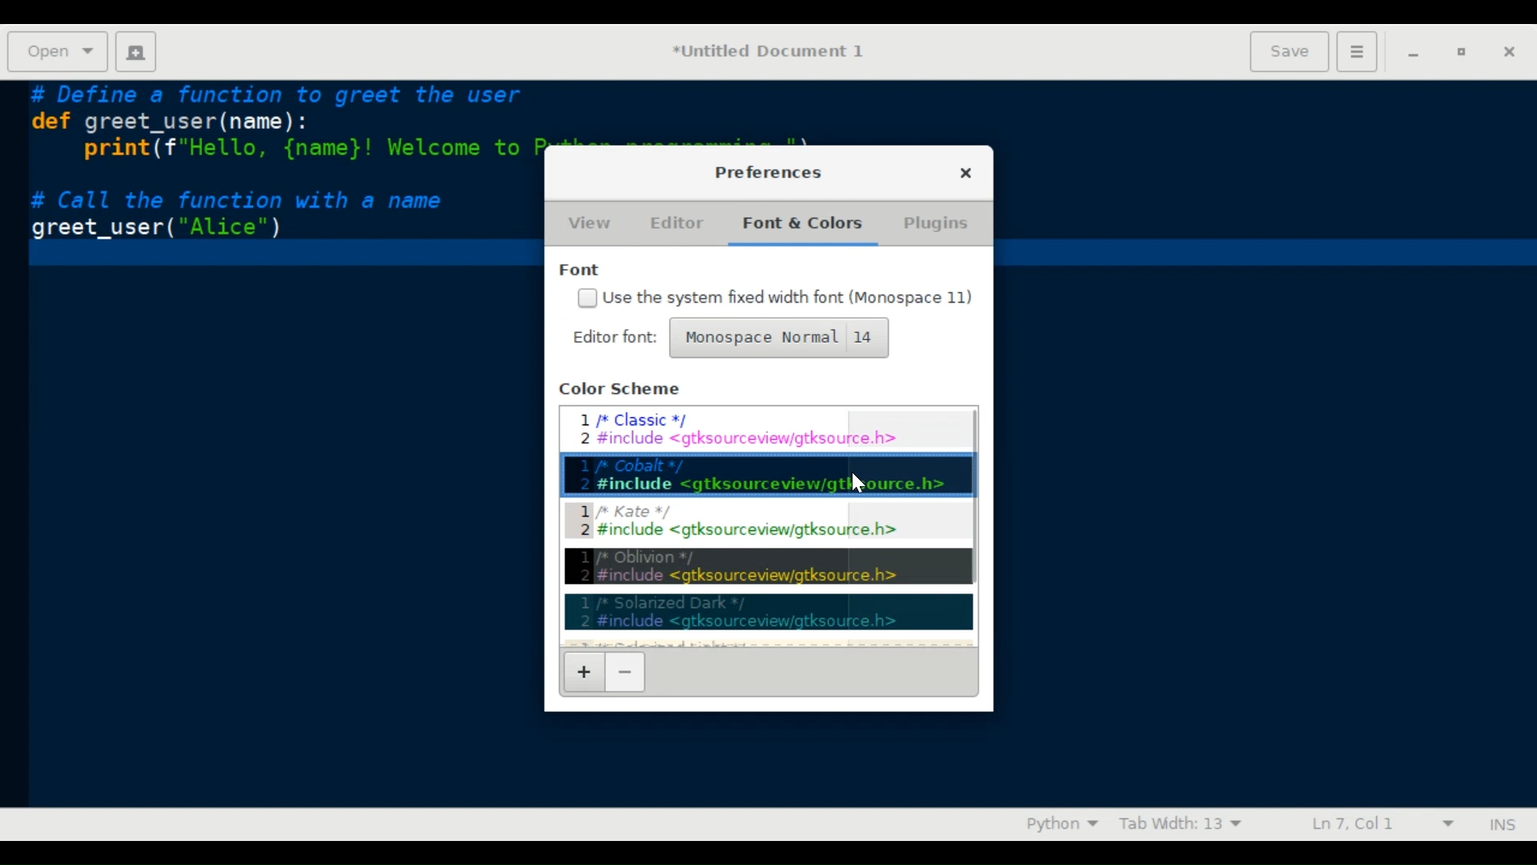 The height and width of the screenshot is (865, 1537). I want to click on Classic, so click(769, 427).